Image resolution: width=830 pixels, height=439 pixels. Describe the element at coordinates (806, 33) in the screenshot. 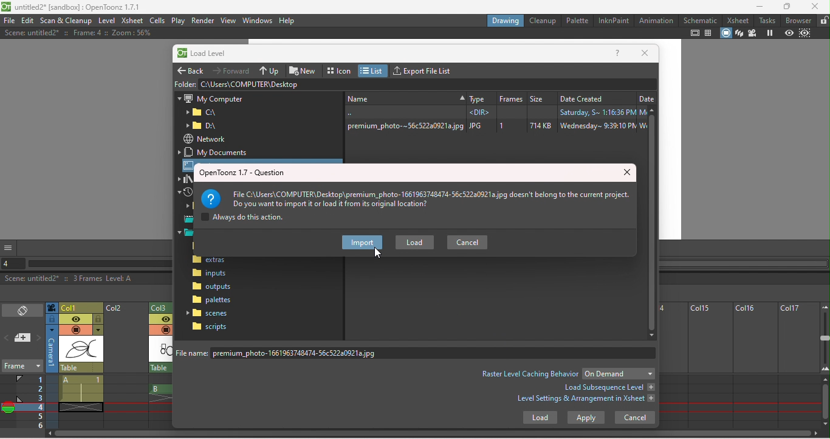

I see `Sub-camera` at that location.